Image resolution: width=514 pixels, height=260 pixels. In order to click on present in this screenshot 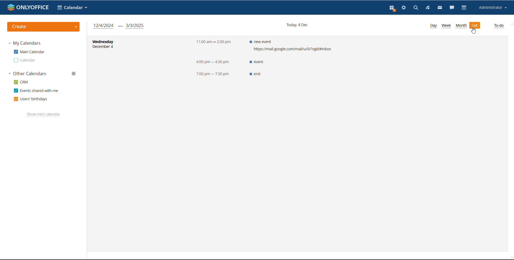, I will do `click(392, 8)`.